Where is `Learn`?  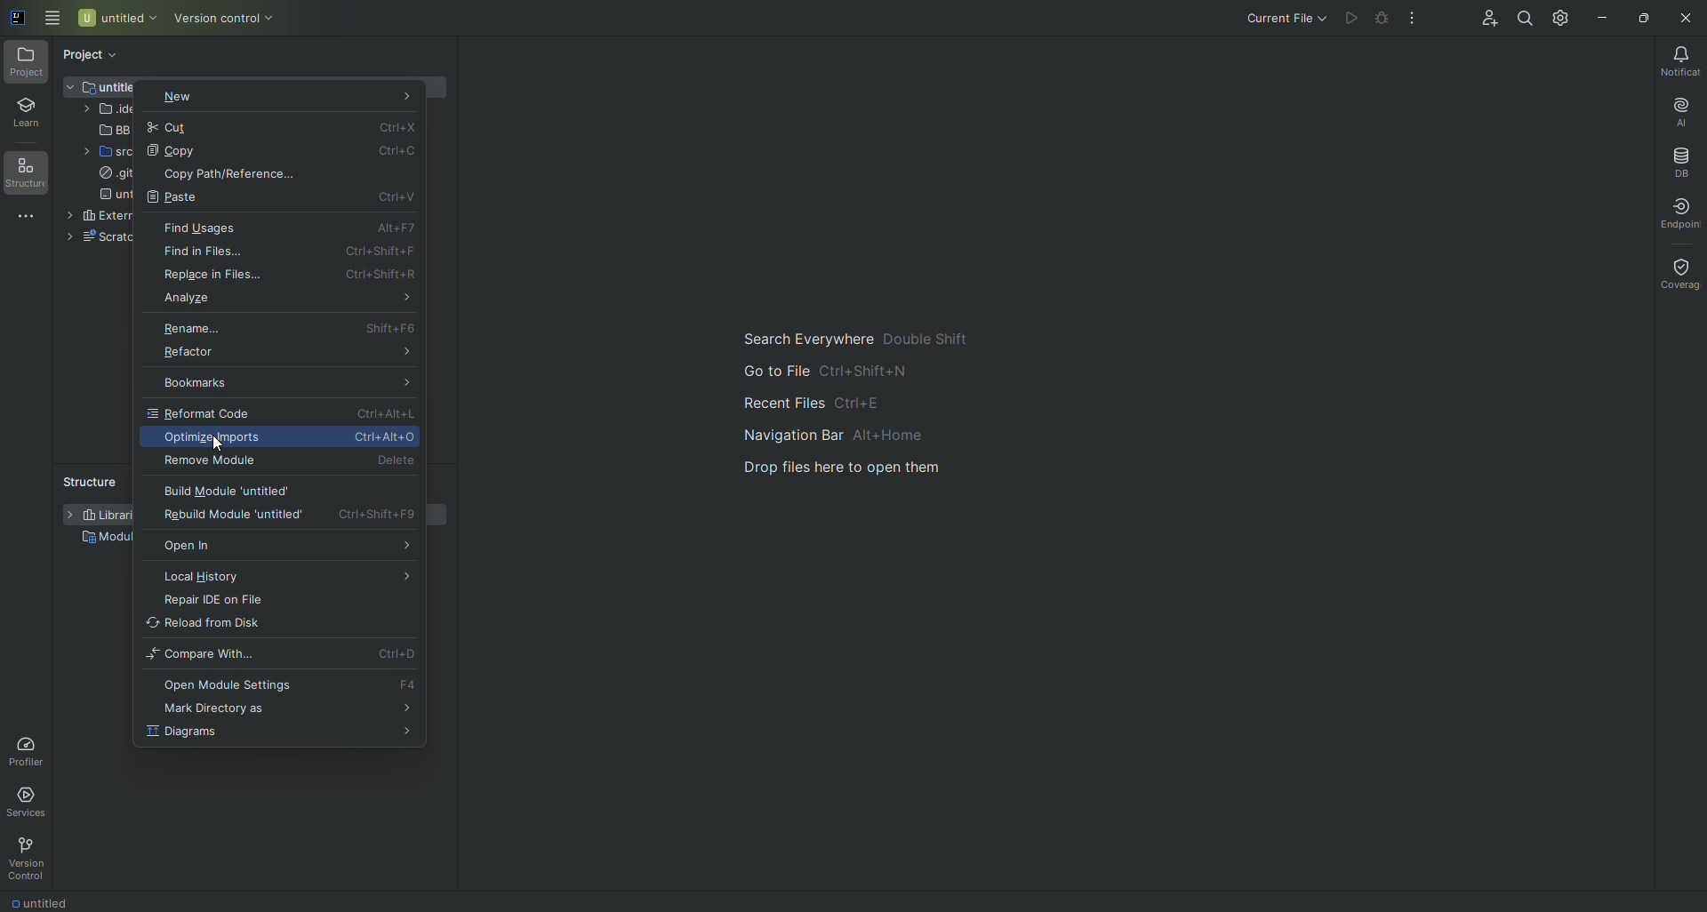
Learn is located at coordinates (26, 115).